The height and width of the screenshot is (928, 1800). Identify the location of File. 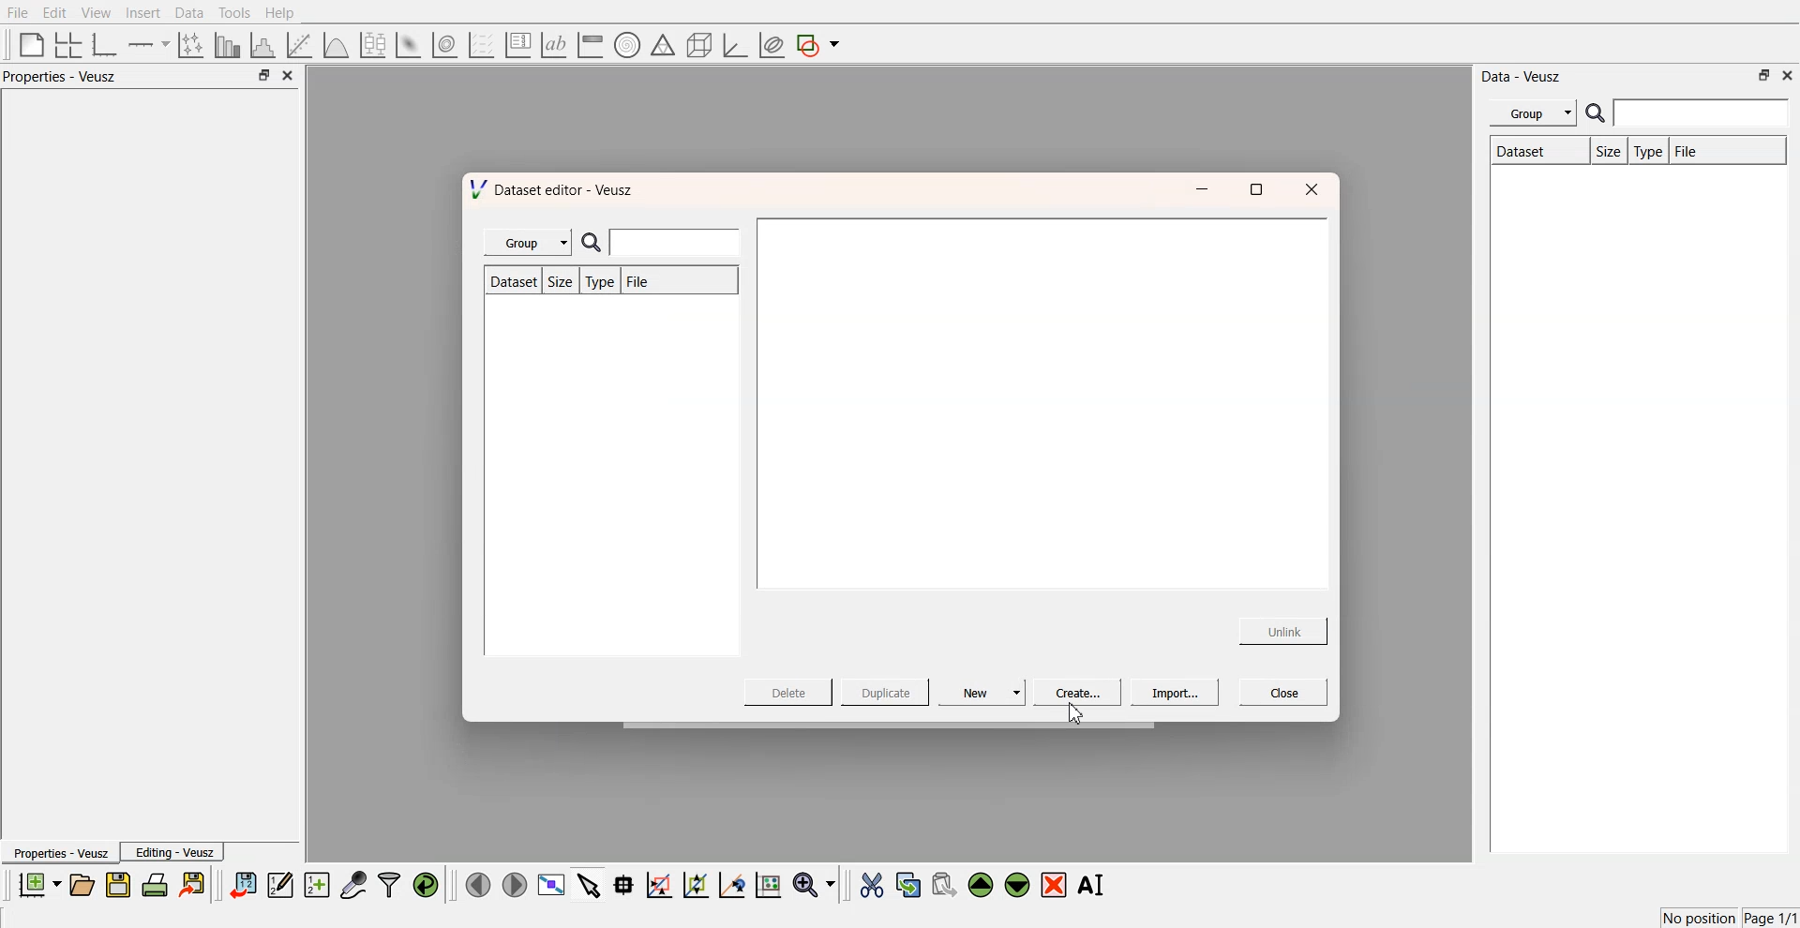
(19, 13).